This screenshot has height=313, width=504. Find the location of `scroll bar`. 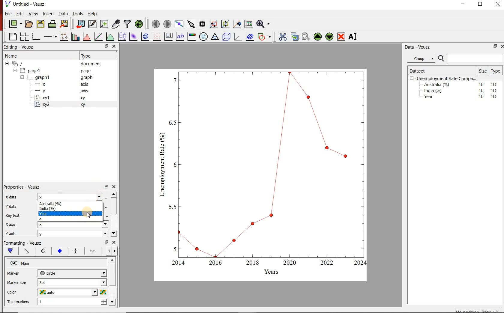

scroll bar is located at coordinates (113, 205).